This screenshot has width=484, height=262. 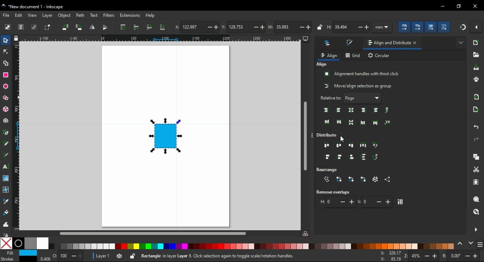 What do you see at coordinates (442, 5) in the screenshot?
I see `minimize` at bounding box center [442, 5].